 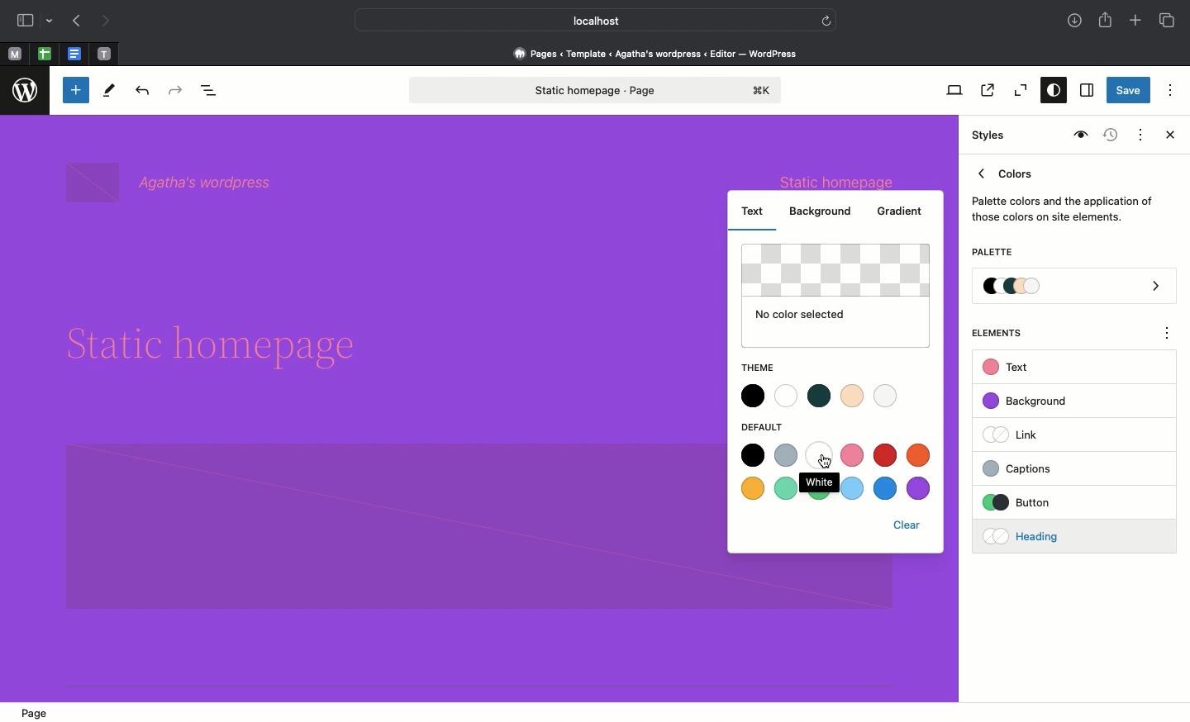 I want to click on Default color, so click(x=838, y=469).